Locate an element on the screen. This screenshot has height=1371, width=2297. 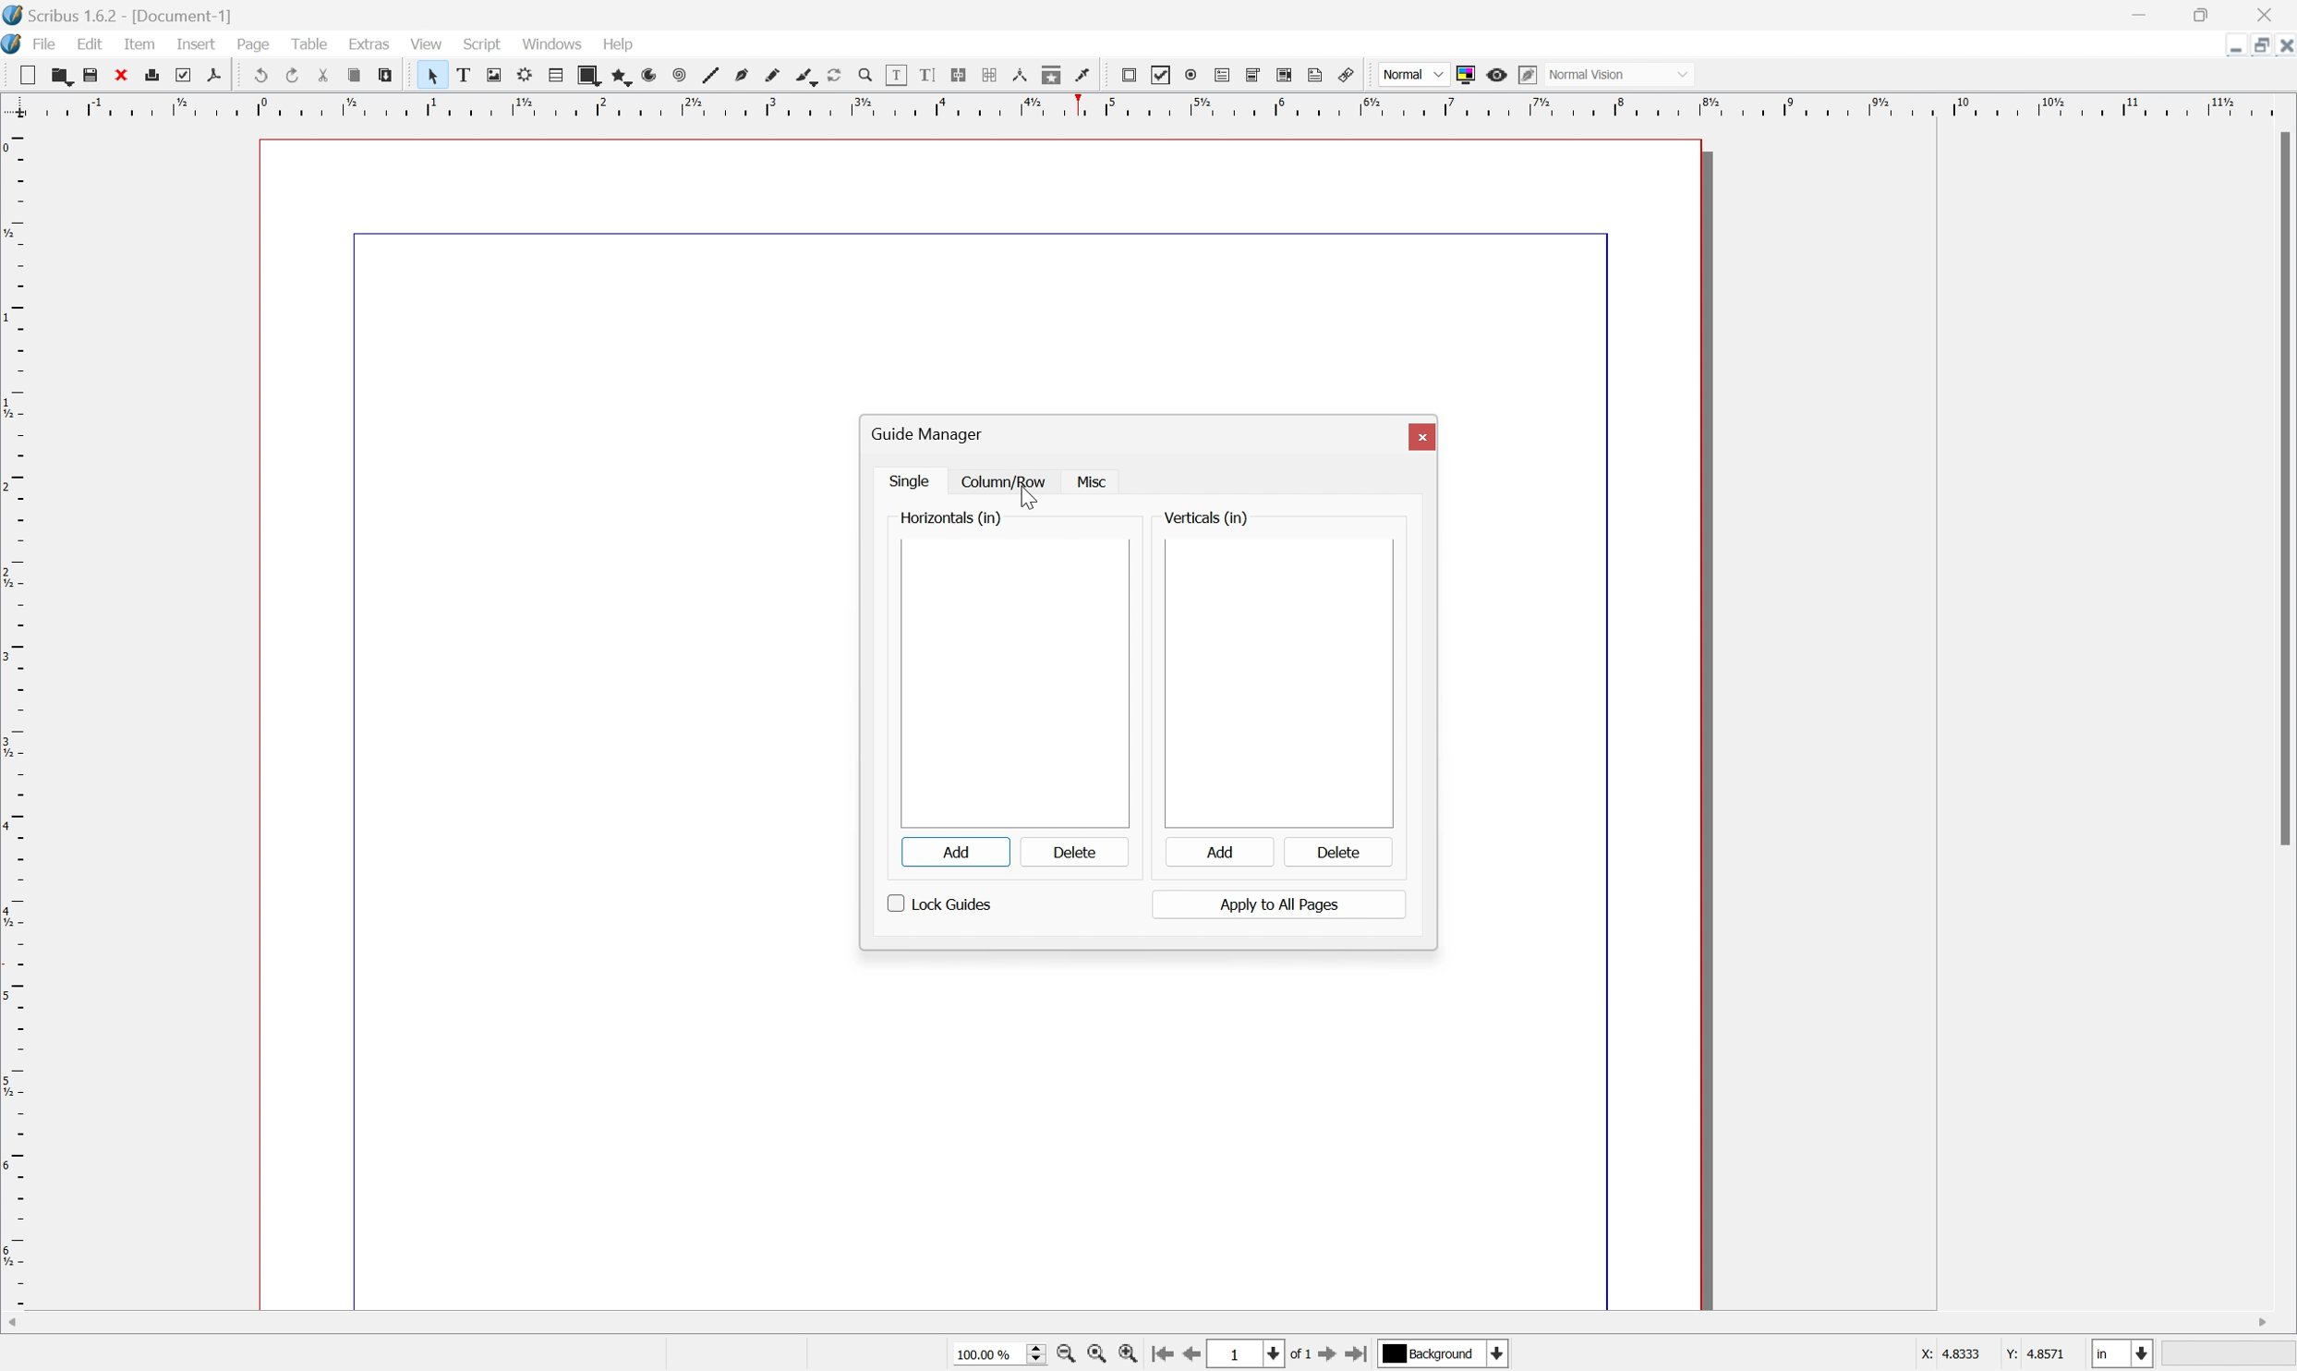
undo is located at coordinates (257, 72).